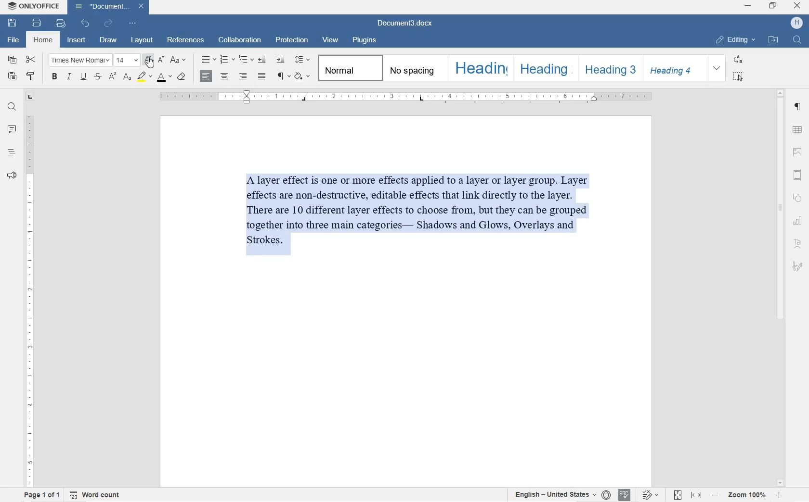  Describe the element at coordinates (798, 268) in the screenshot. I see `SIGNATURE` at that location.